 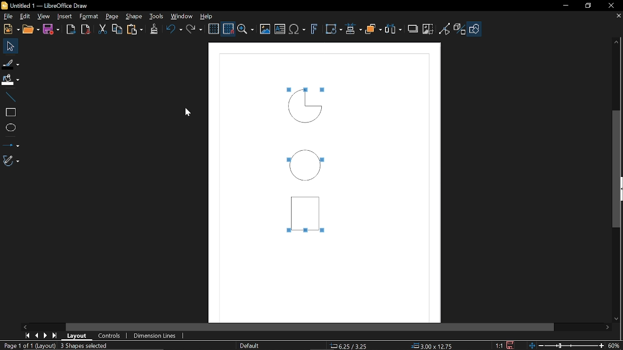 I want to click on Insert image, so click(x=265, y=29).